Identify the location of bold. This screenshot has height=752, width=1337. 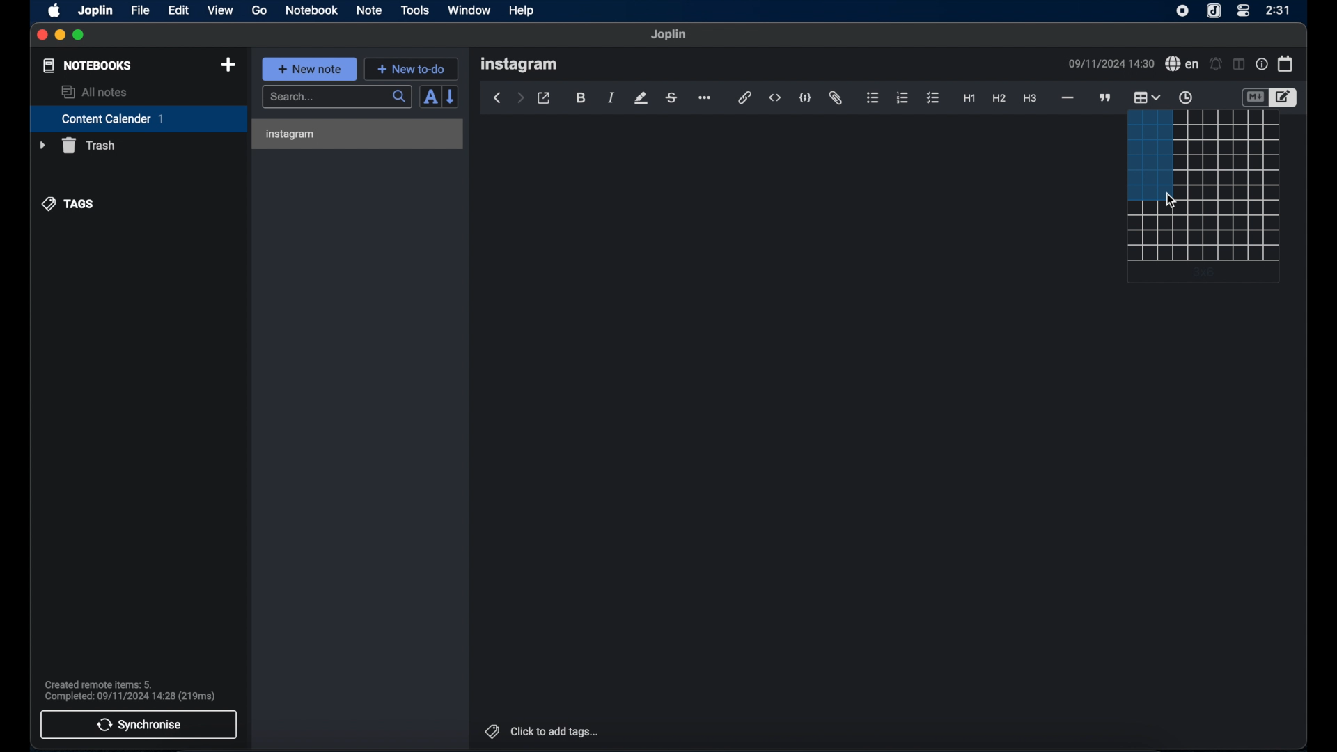
(581, 98).